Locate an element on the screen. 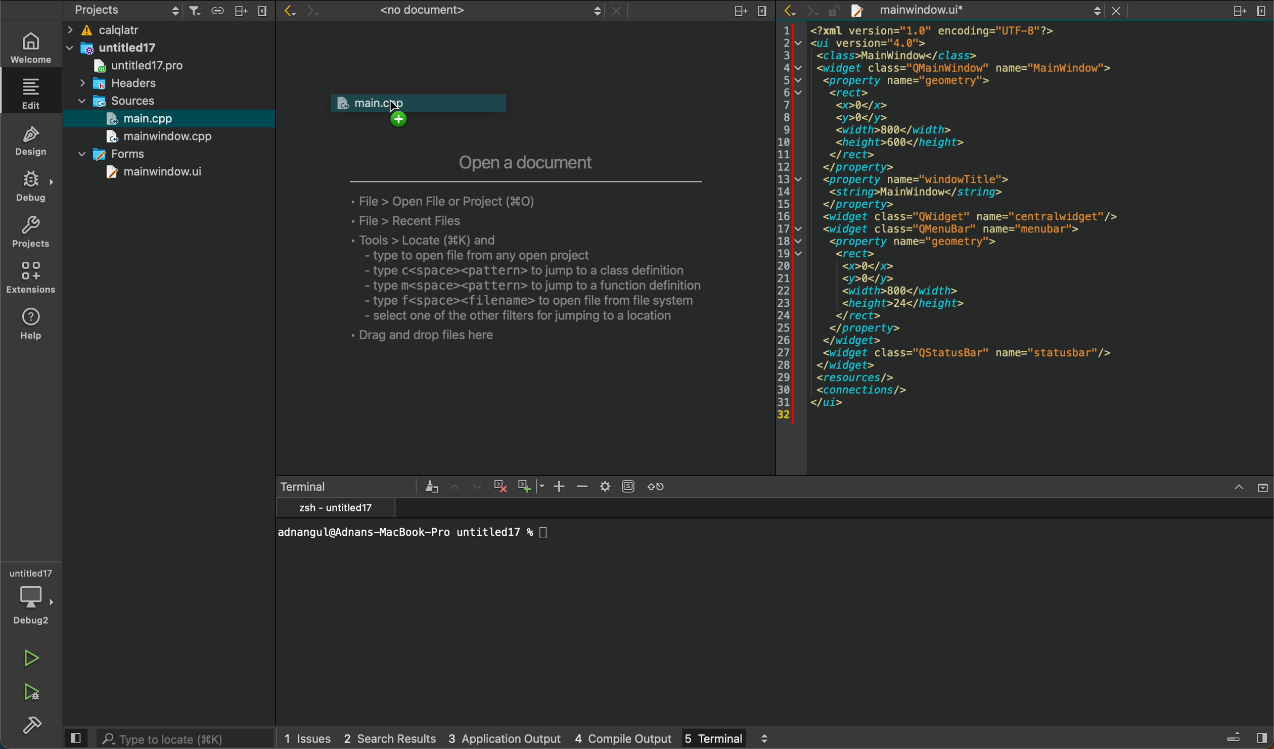 The image size is (1274, 749). go forward is located at coordinates (313, 12).